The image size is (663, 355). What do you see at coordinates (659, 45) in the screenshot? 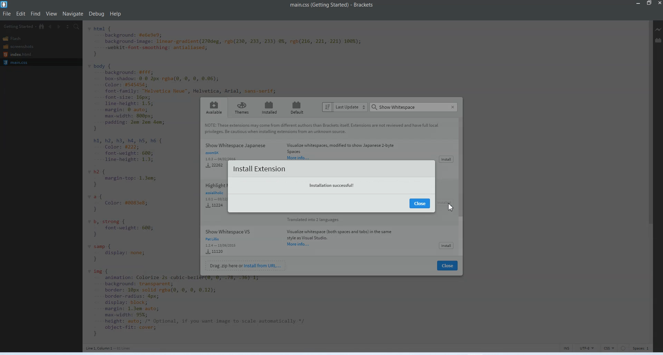
I see `Cursor` at bounding box center [659, 45].